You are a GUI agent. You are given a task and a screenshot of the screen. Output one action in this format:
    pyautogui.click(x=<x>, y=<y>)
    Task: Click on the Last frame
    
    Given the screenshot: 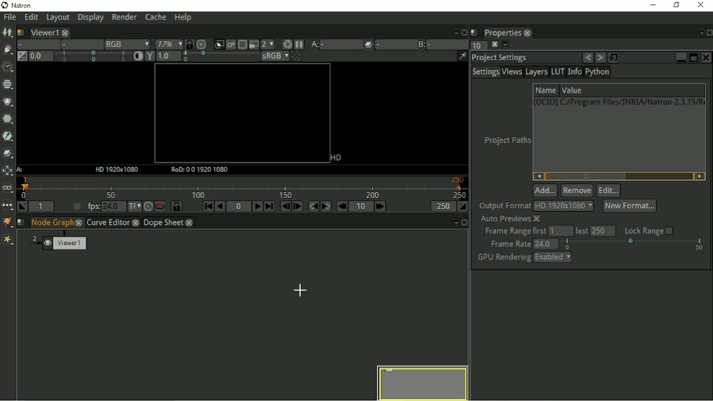 What is the action you would take?
    pyautogui.click(x=270, y=207)
    